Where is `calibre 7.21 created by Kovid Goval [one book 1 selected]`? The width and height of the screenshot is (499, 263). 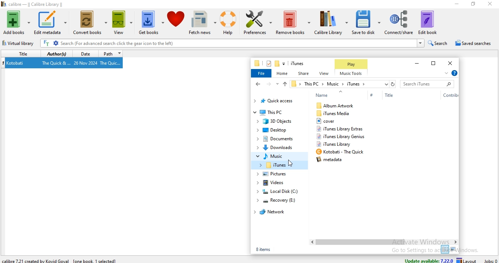 calibre 7.21 created by Kovid Goval [one book 1 selected] is located at coordinates (60, 259).